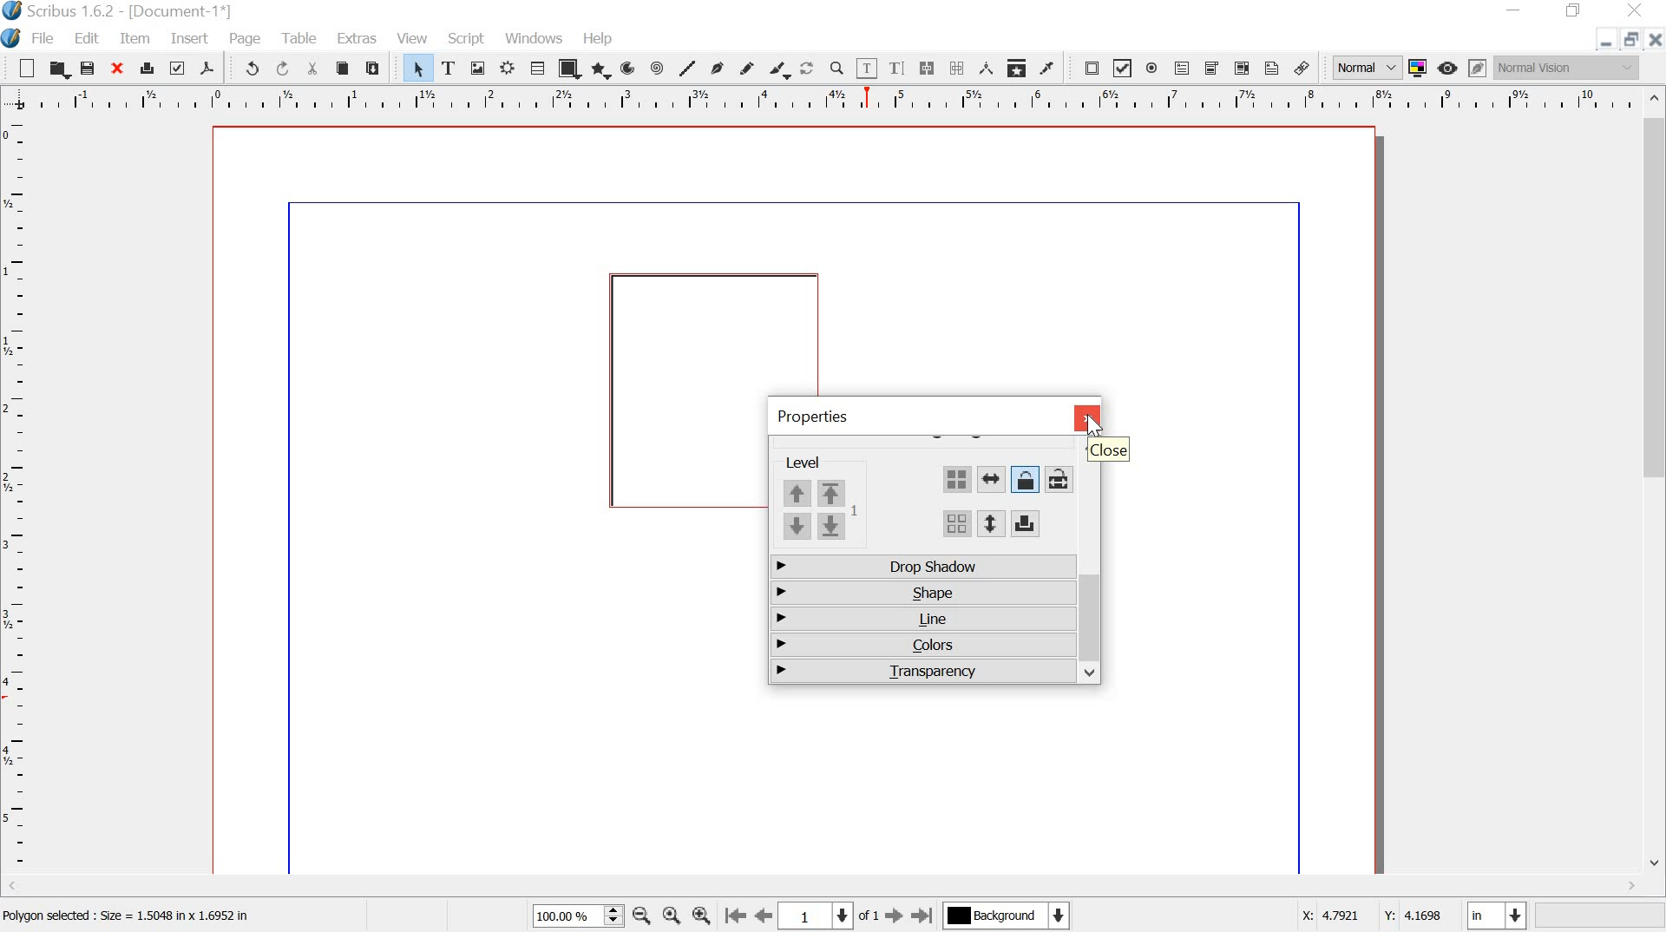 Image resolution: width=1666 pixels, height=932 pixels. What do you see at coordinates (1630, 39) in the screenshot?
I see `restore down` at bounding box center [1630, 39].